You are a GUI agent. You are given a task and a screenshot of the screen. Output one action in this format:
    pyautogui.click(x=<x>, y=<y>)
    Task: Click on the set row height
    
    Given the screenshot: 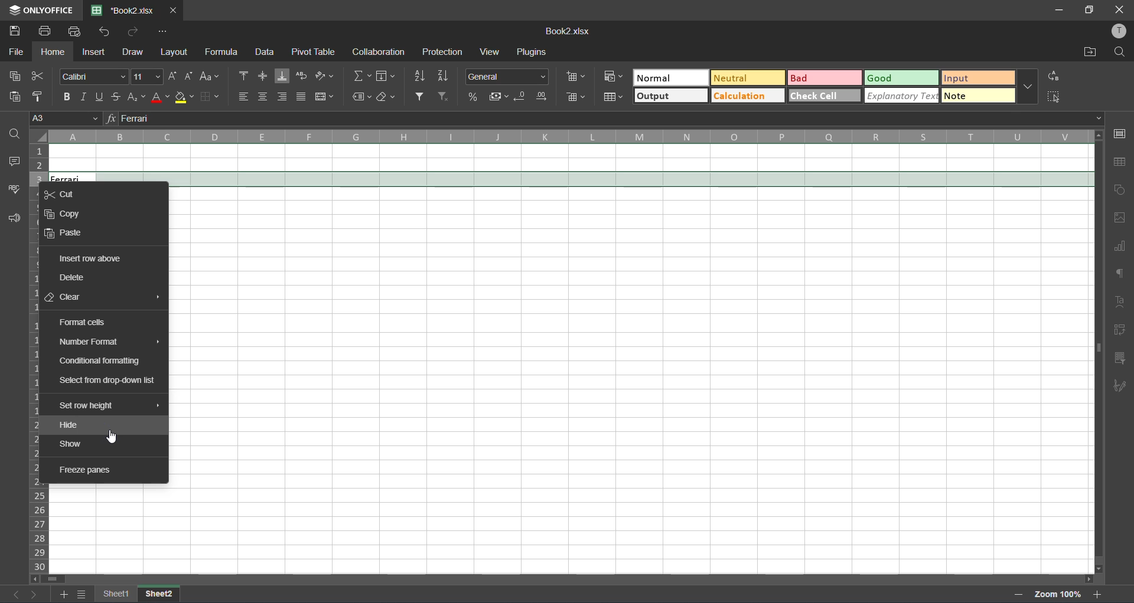 What is the action you would take?
    pyautogui.click(x=90, y=407)
    